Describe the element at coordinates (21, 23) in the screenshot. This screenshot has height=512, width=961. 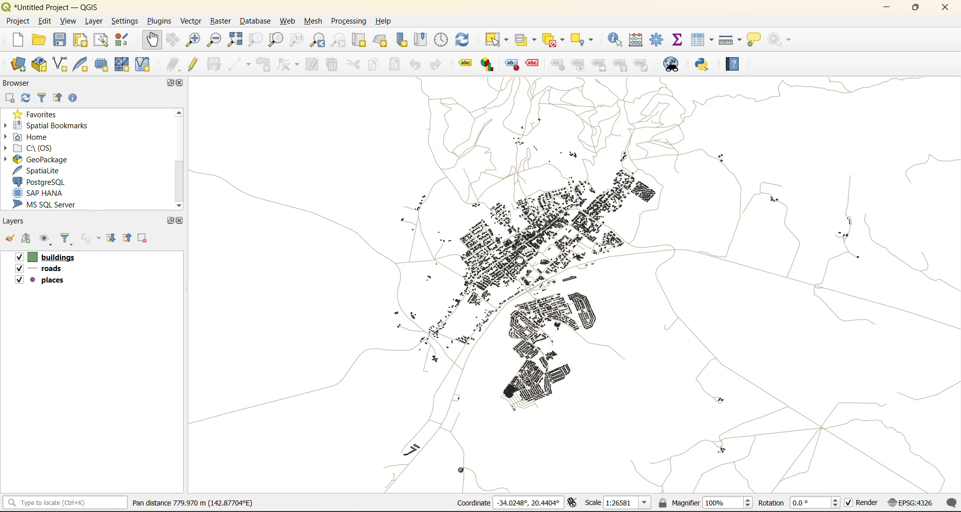
I see `project` at that location.